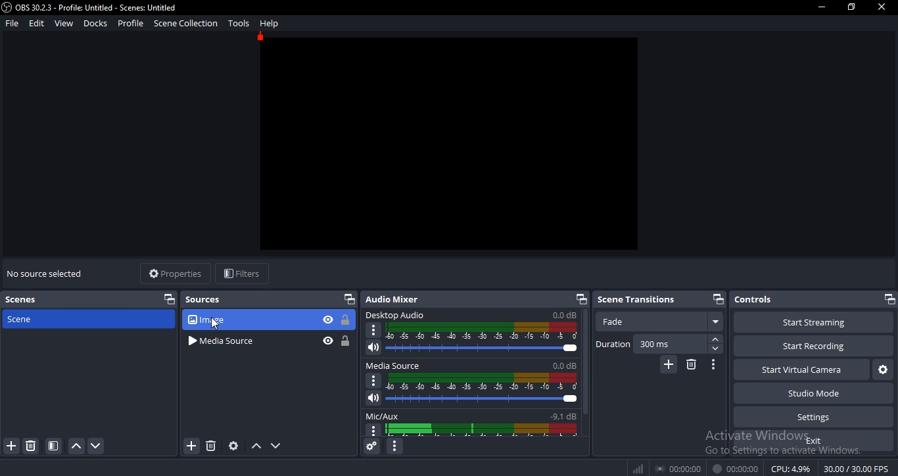 Image resolution: width=898 pixels, height=476 pixels. What do you see at coordinates (670, 364) in the screenshot?
I see `add scene transition` at bounding box center [670, 364].